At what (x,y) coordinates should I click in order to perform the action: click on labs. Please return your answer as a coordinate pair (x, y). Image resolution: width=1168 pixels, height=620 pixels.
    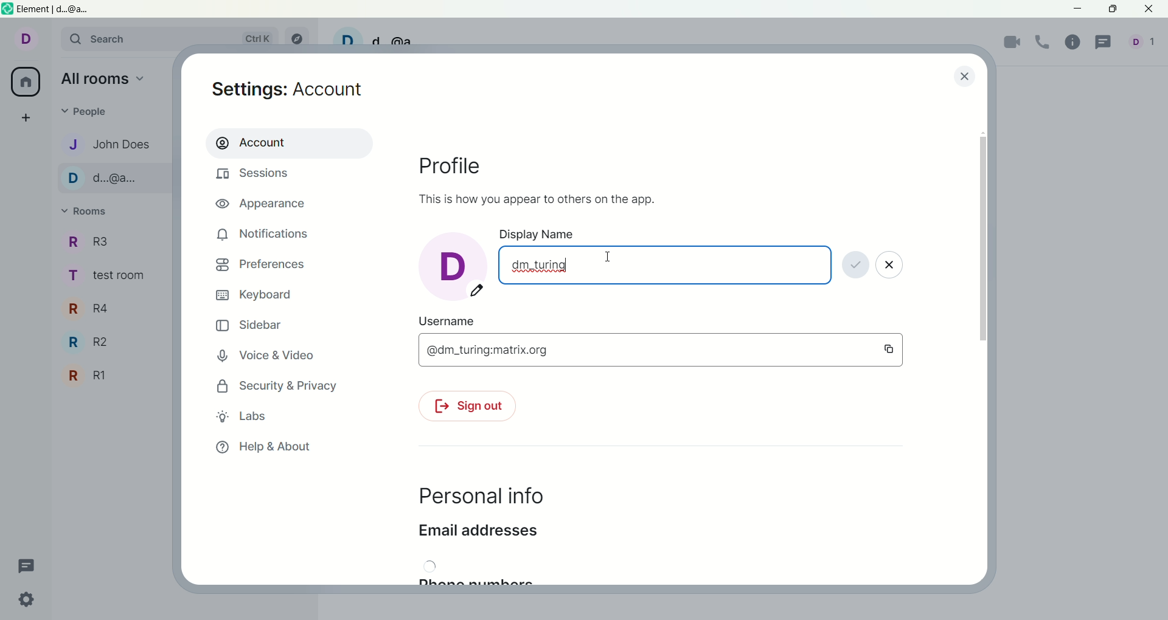
    Looking at the image, I should click on (243, 416).